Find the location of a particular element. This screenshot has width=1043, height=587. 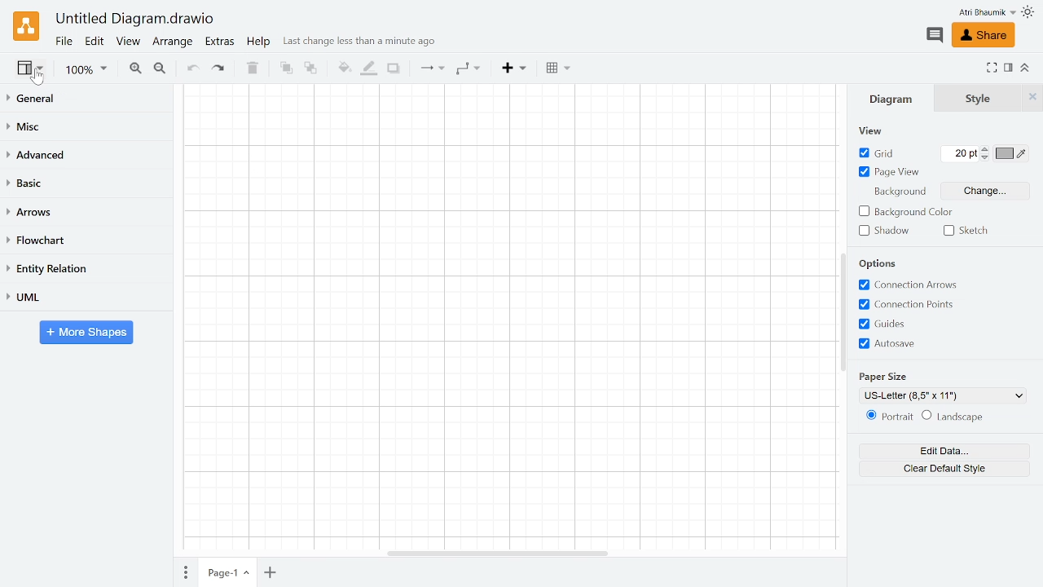

Current grid pt is located at coordinates (958, 155).